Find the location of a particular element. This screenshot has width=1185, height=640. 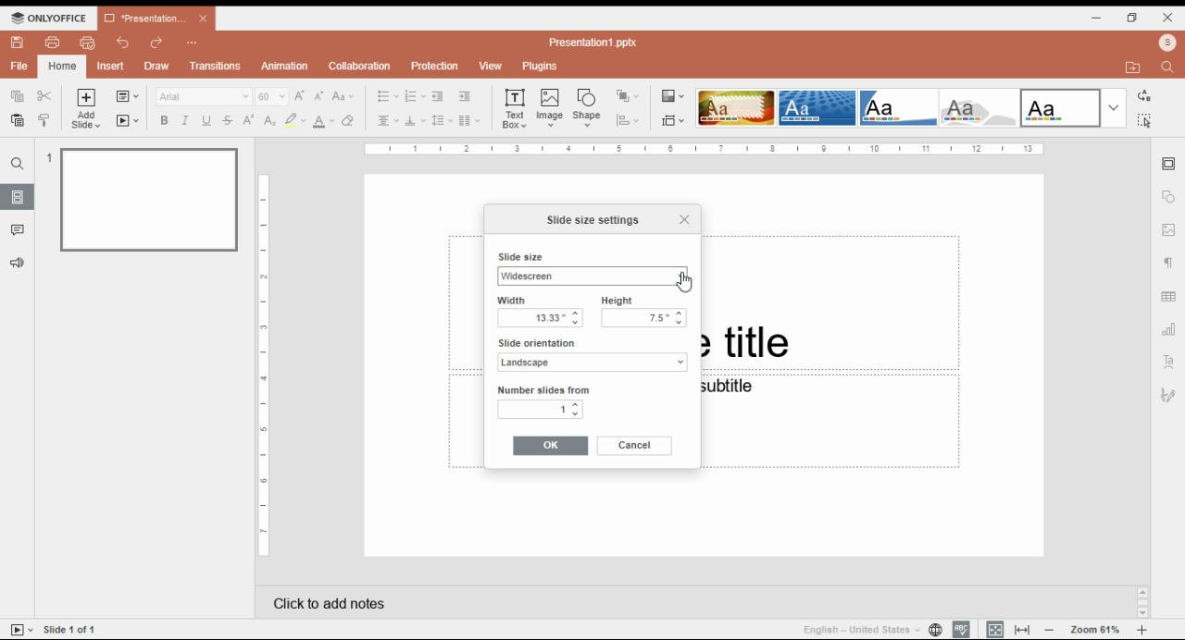

draw is located at coordinates (158, 66).